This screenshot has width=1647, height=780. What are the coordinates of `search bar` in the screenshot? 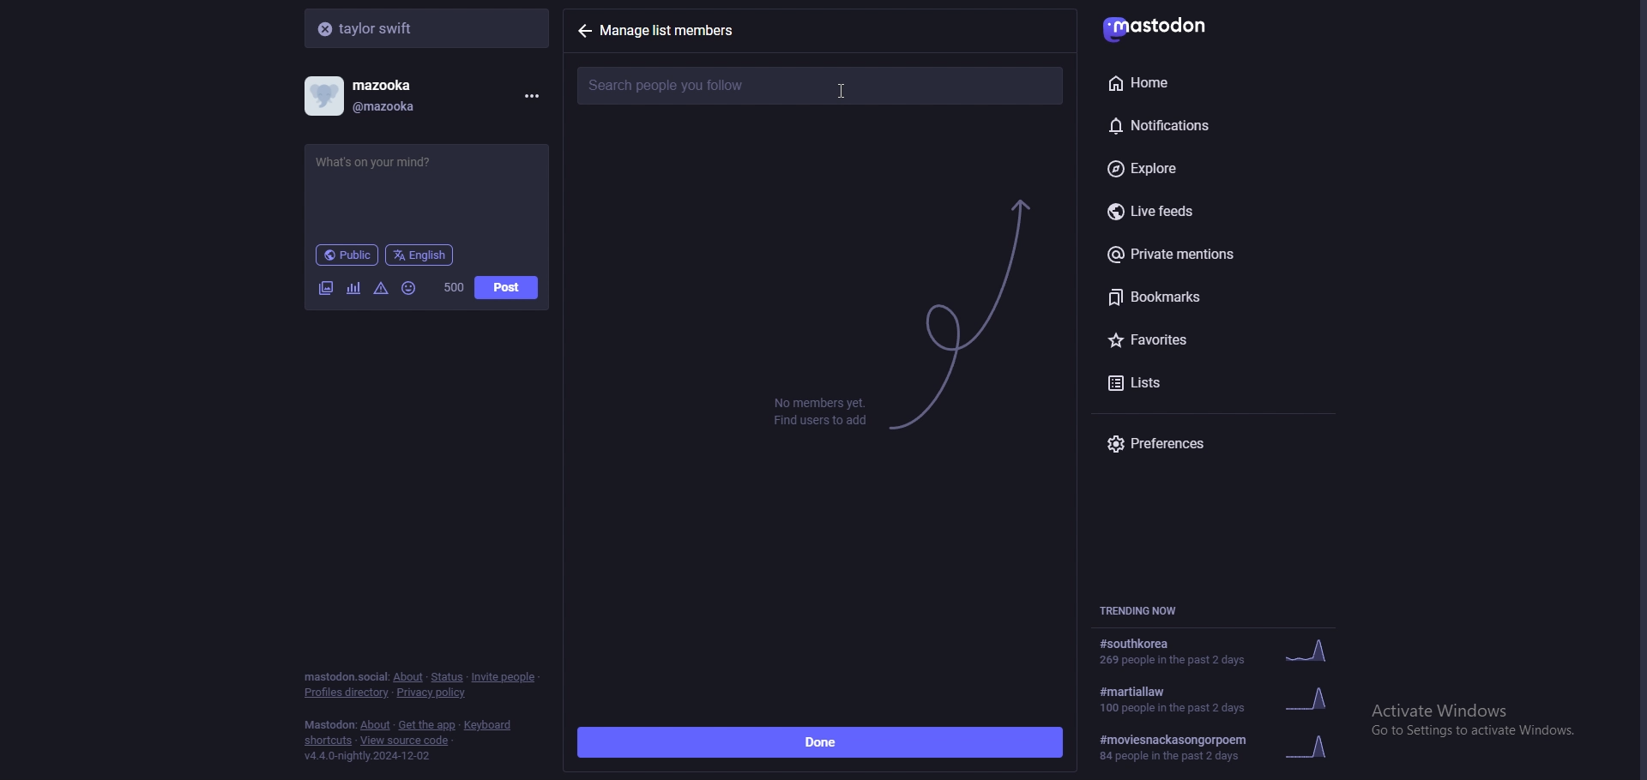 It's located at (429, 27).